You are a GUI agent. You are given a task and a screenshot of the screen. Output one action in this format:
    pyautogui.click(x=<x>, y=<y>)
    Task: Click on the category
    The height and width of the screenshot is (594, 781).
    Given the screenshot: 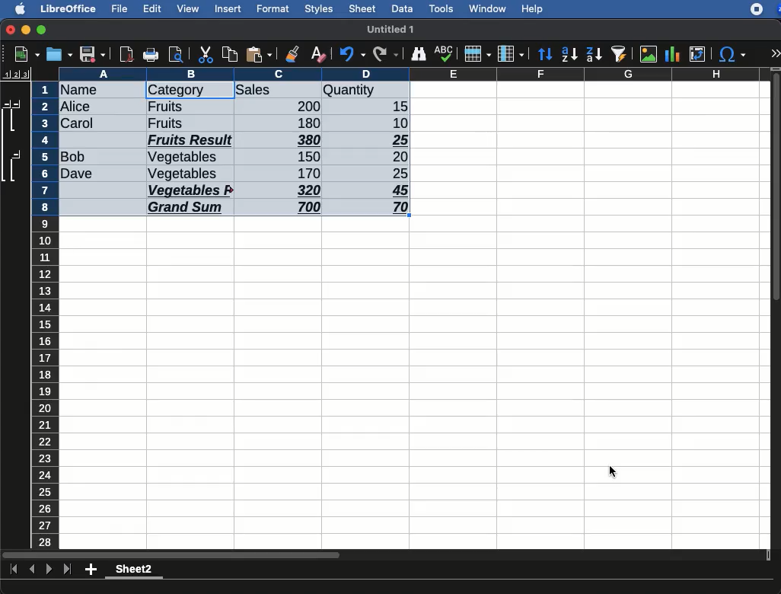 What is the action you would take?
    pyautogui.click(x=177, y=91)
    